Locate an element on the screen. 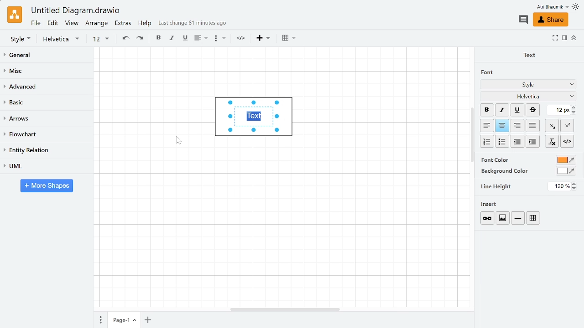 This screenshot has width=584, height=328. Last change is located at coordinates (193, 25).